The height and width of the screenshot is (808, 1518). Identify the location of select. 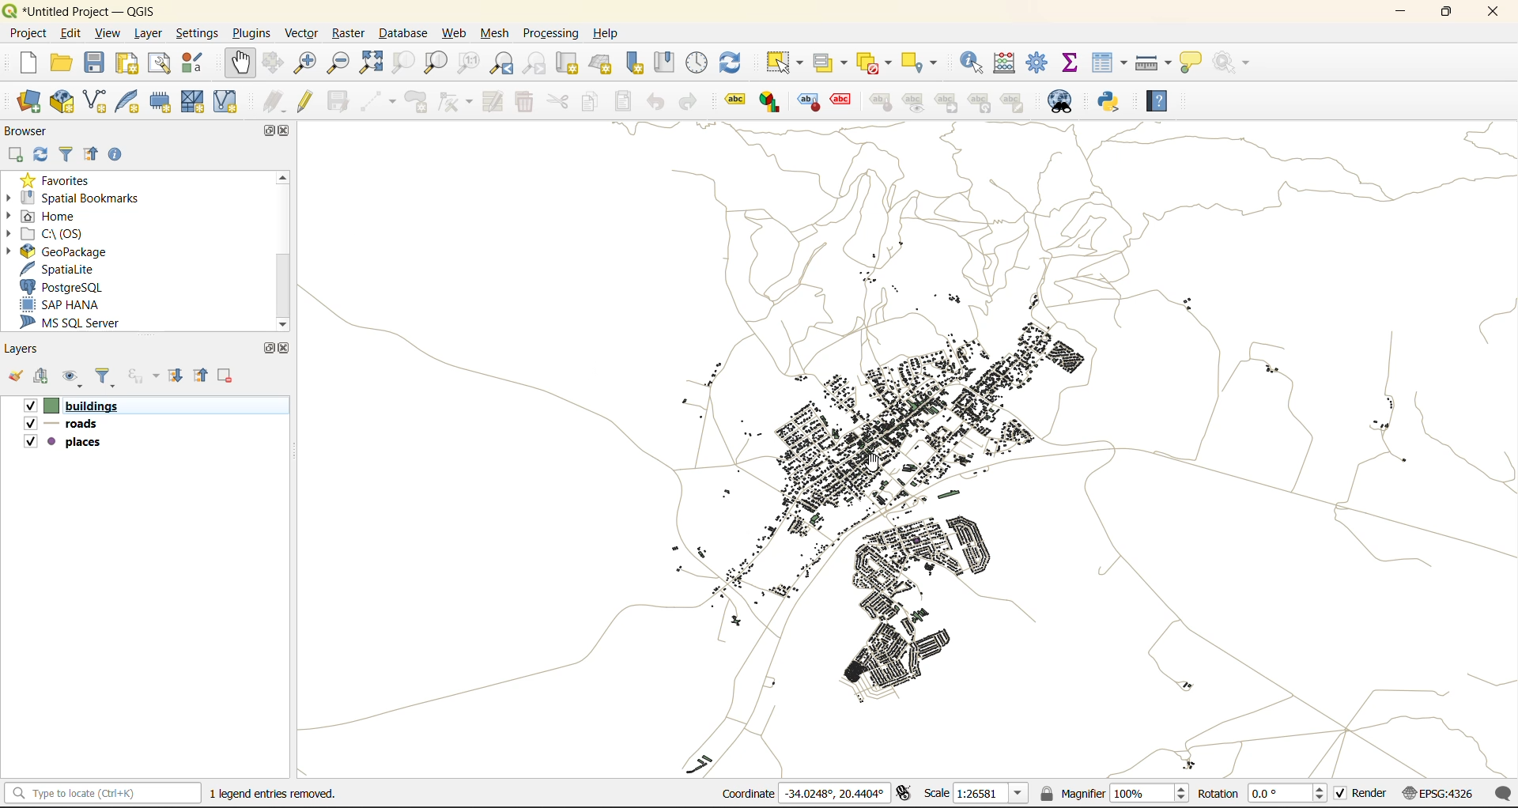
(787, 61).